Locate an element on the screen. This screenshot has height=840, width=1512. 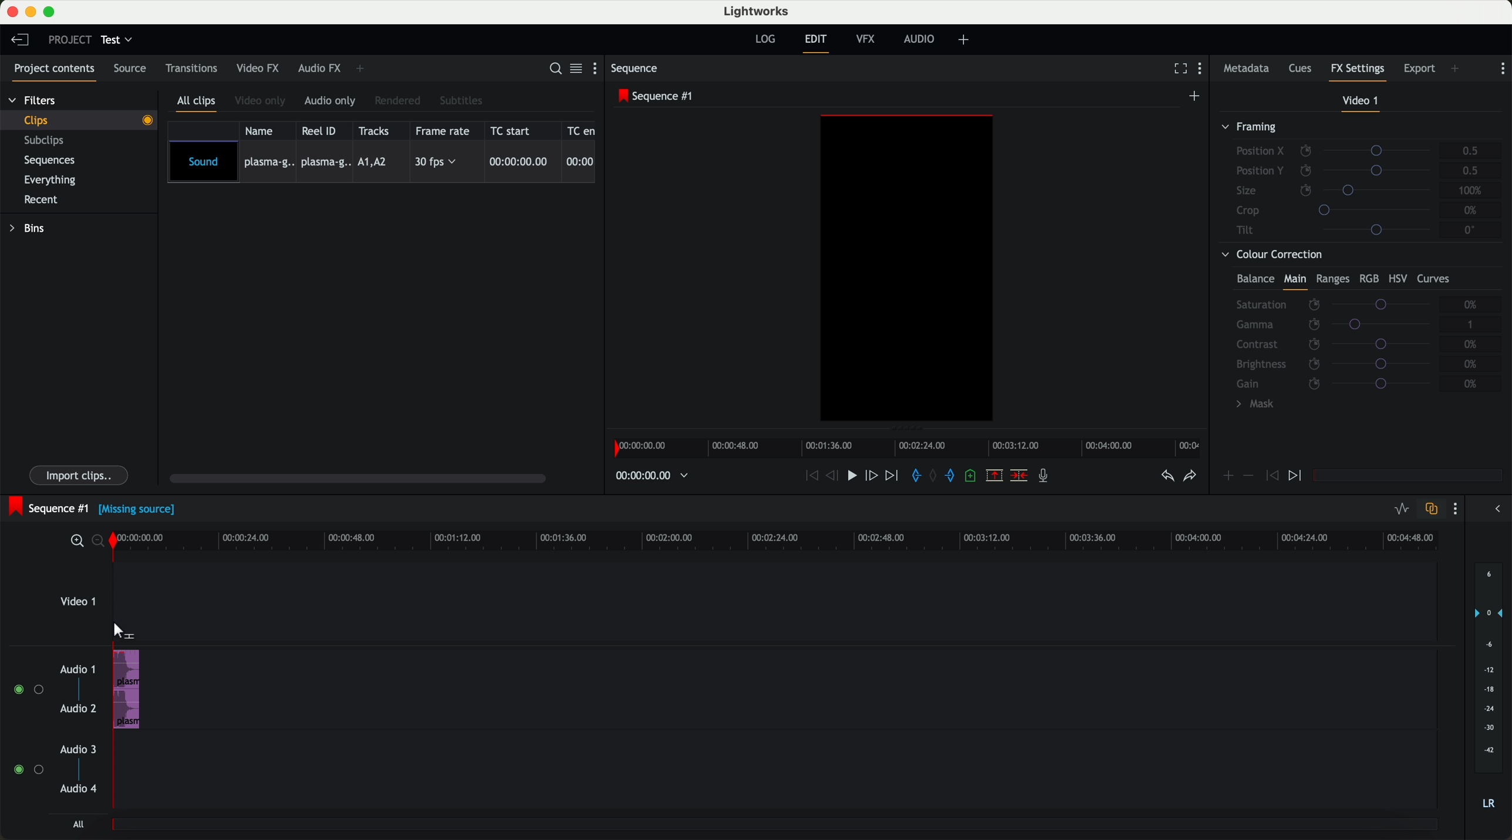
nudge one frame back is located at coordinates (835, 476).